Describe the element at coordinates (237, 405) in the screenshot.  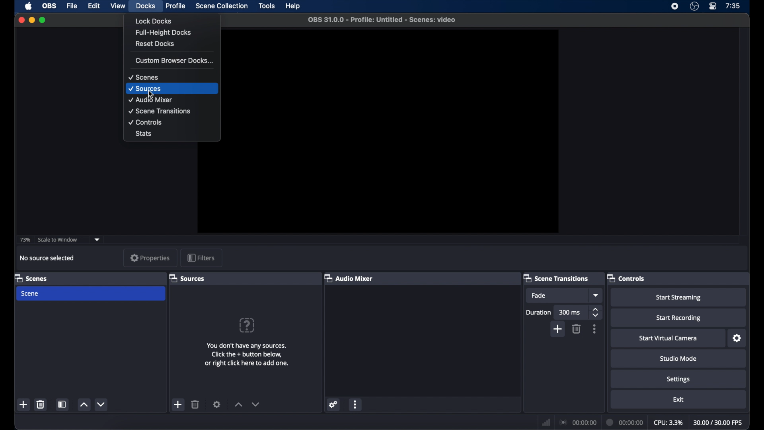
I see `increment` at that location.